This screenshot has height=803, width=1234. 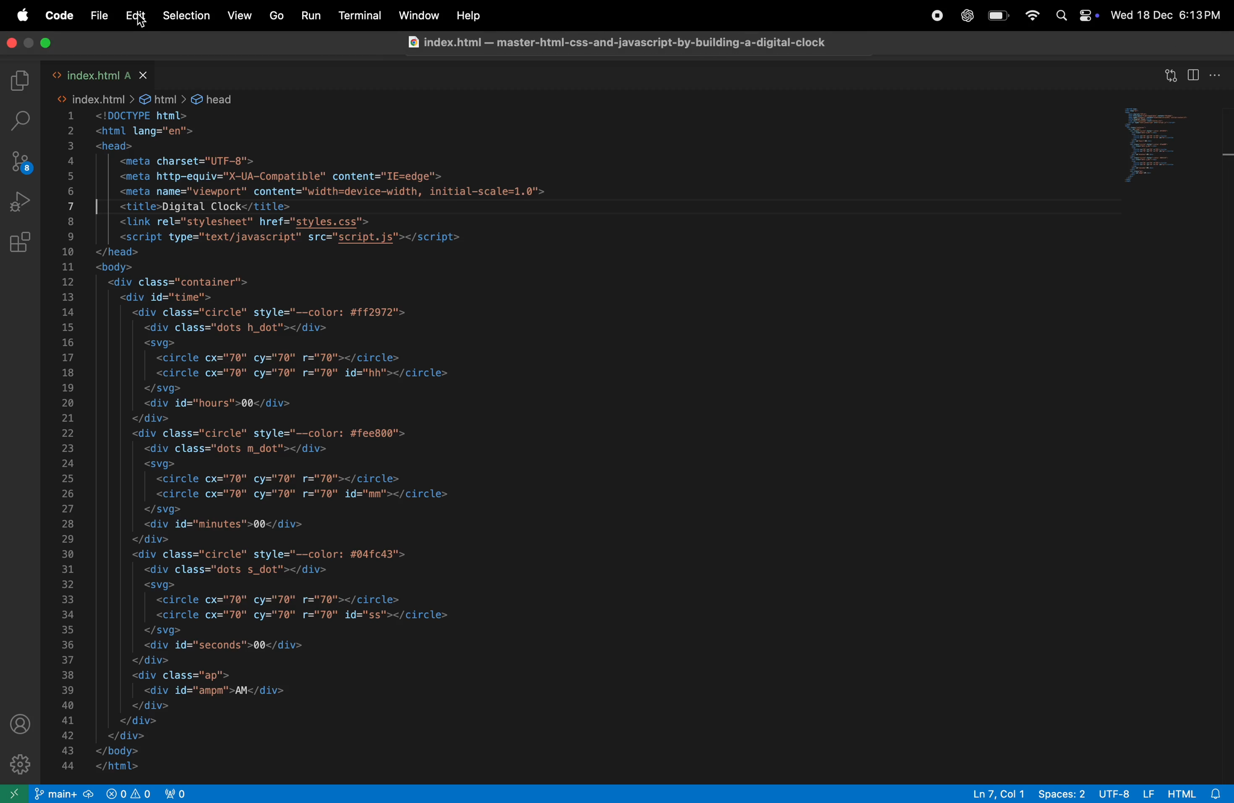 What do you see at coordinates (360, 16) in the screenshot?
I see `terminal` at bounding box center [360, 16].